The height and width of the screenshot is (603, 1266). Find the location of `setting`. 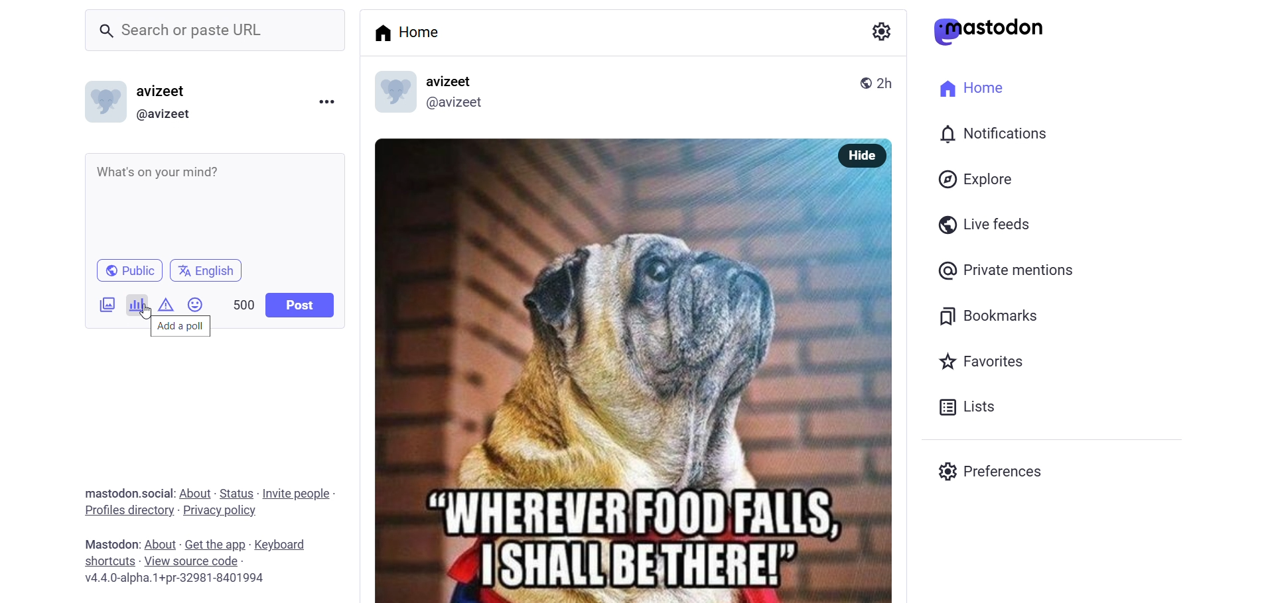

setting is located at coordinates (879, 30).